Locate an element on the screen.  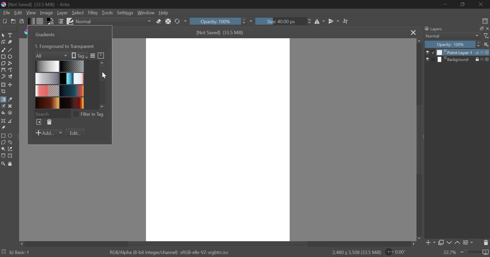
Assistant Tool is located at coordinates (3, 121).